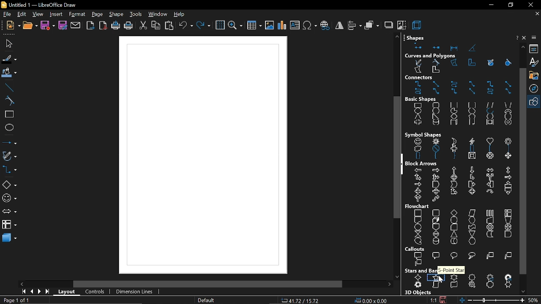 This screenshot has width=541, height=304. I want to click on flowchart, so click(9, 224).